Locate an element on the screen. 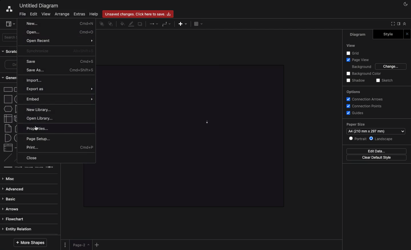 The image size is (411, 250). Embed is located at coordinates (60, 99).